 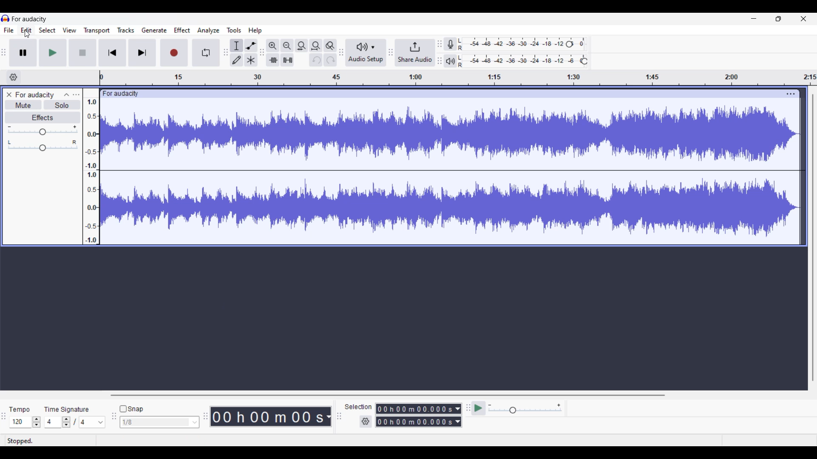 I want to click on Audio setup, so click(x=366, y=53).